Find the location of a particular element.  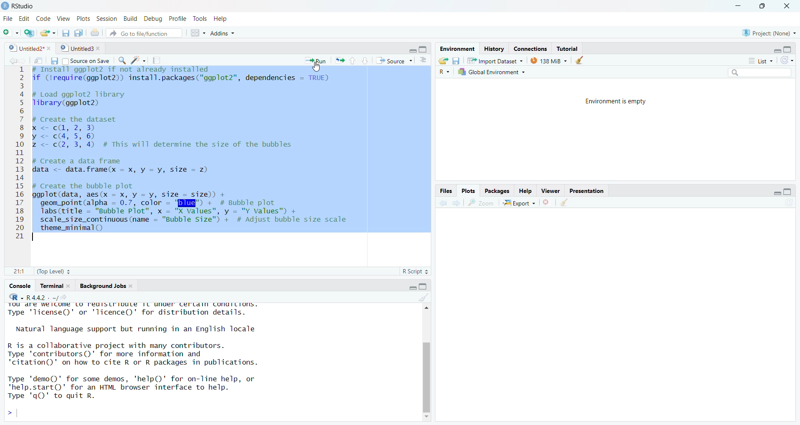

Rerun is located at coordinates (340, 60).